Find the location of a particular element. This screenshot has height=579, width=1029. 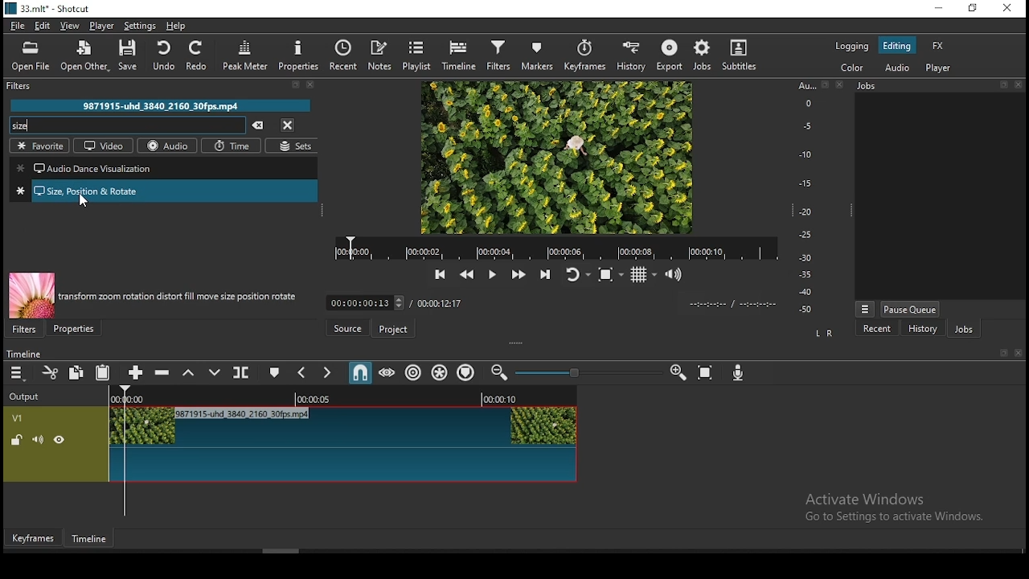

timeline is located at coordinates (89, 541).